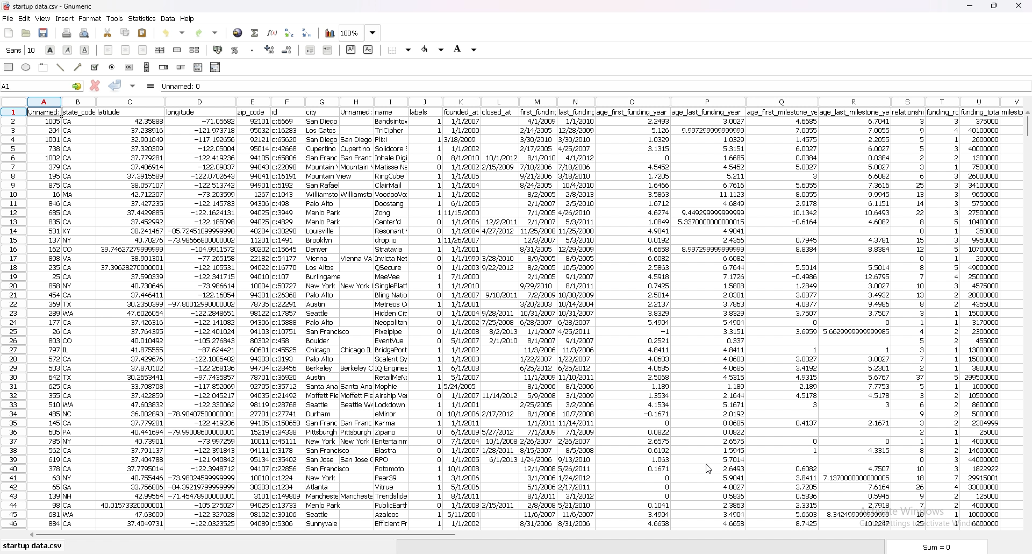 The width and height of the screenshot is (1032, 554). What do you see at coordinates (202, 318) in the screenshot?
I see `data` at bounding box center [202, 318].